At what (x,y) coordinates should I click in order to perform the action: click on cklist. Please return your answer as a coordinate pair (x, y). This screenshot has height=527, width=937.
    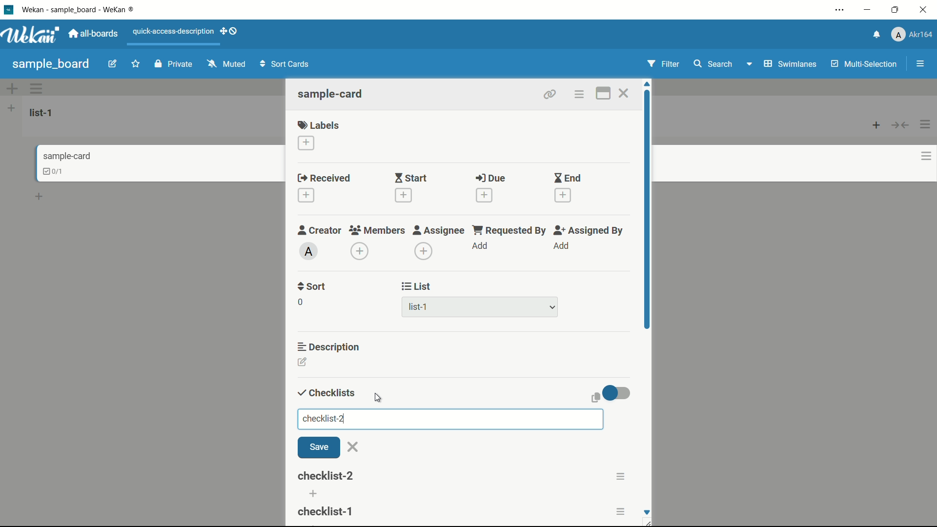
    Looking at the image, I should click on (54, 171).